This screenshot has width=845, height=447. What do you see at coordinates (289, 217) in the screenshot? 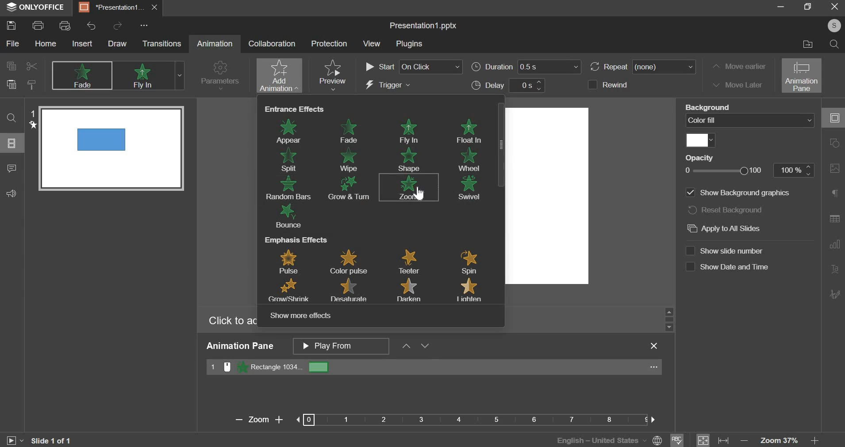
I see `bounce` at bounding box center [289, 217].